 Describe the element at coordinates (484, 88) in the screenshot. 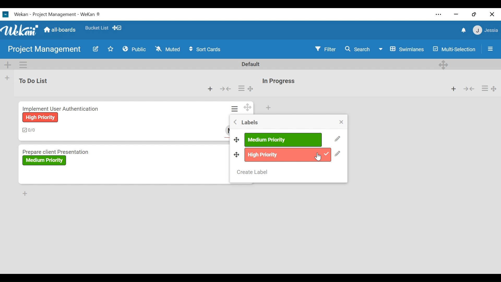

I see `Card actions` at that location.